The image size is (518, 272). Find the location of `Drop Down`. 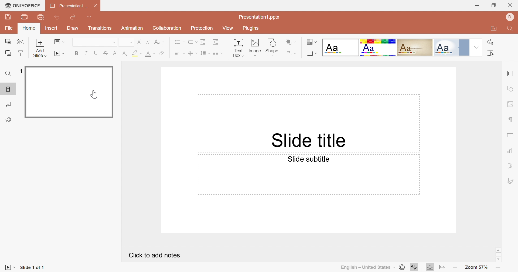

Drop Down is located at coordinates (197, 53).